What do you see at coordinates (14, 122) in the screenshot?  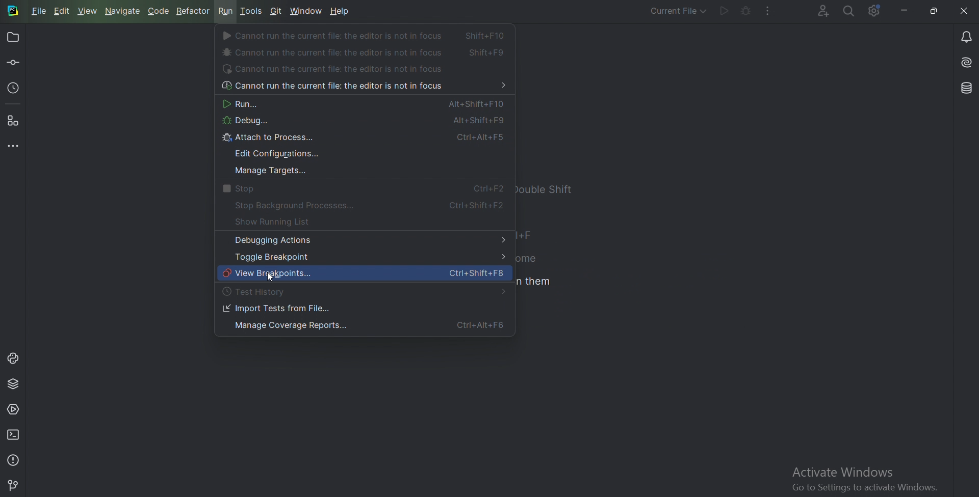 I see `Structure` at bounding box center [14, 122].